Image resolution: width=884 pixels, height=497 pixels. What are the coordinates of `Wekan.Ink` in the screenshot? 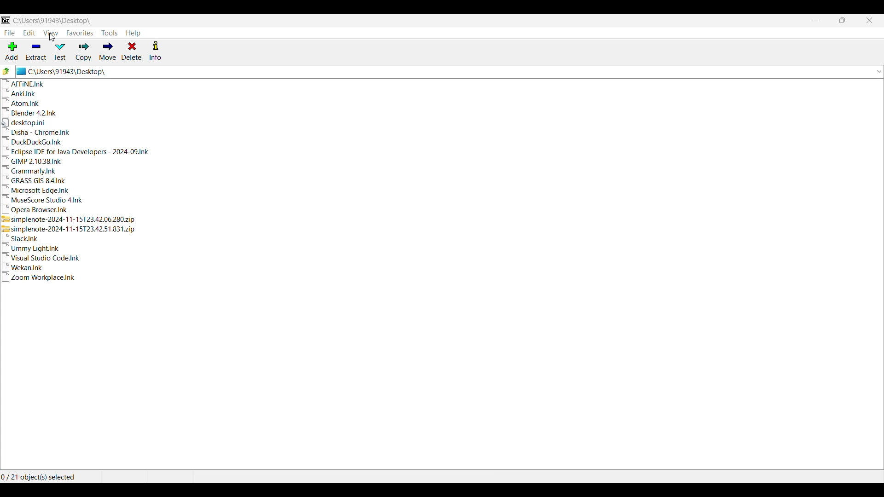 It's located at (39, 267).